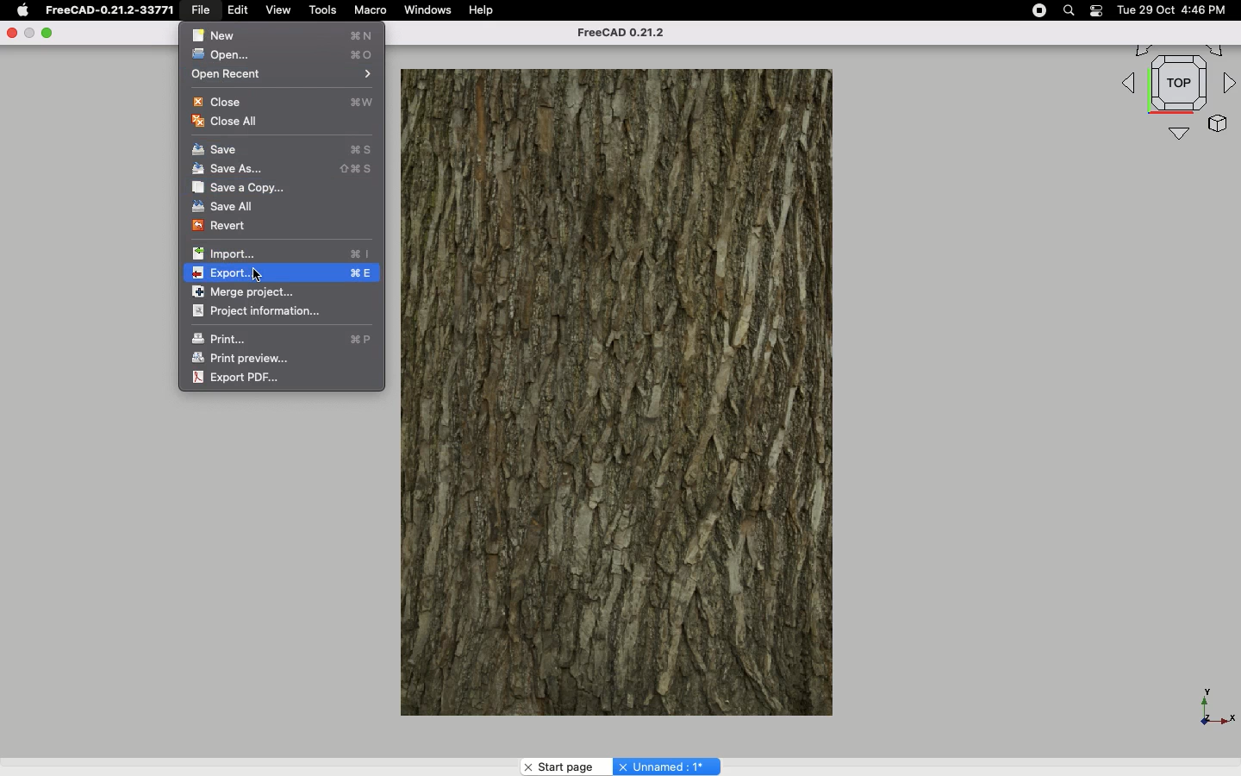 This screenshot has height=776, width=1241. I want to click on Save as, so click(284, 167).